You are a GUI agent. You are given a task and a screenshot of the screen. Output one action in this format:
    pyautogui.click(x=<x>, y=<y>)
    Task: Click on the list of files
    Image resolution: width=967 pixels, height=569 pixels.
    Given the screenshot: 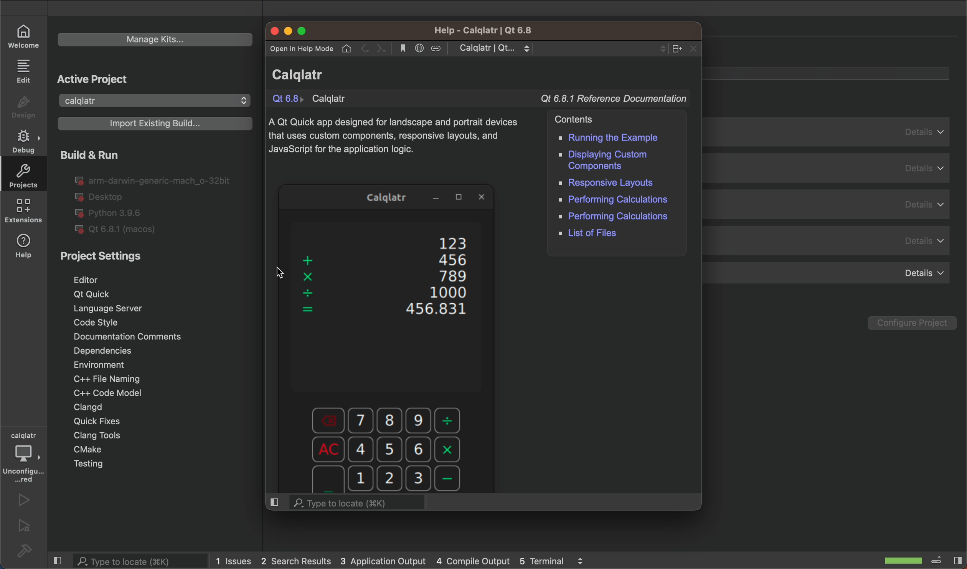 What is the action you would take?
    pyautogui.click(x=612, y=235)
    